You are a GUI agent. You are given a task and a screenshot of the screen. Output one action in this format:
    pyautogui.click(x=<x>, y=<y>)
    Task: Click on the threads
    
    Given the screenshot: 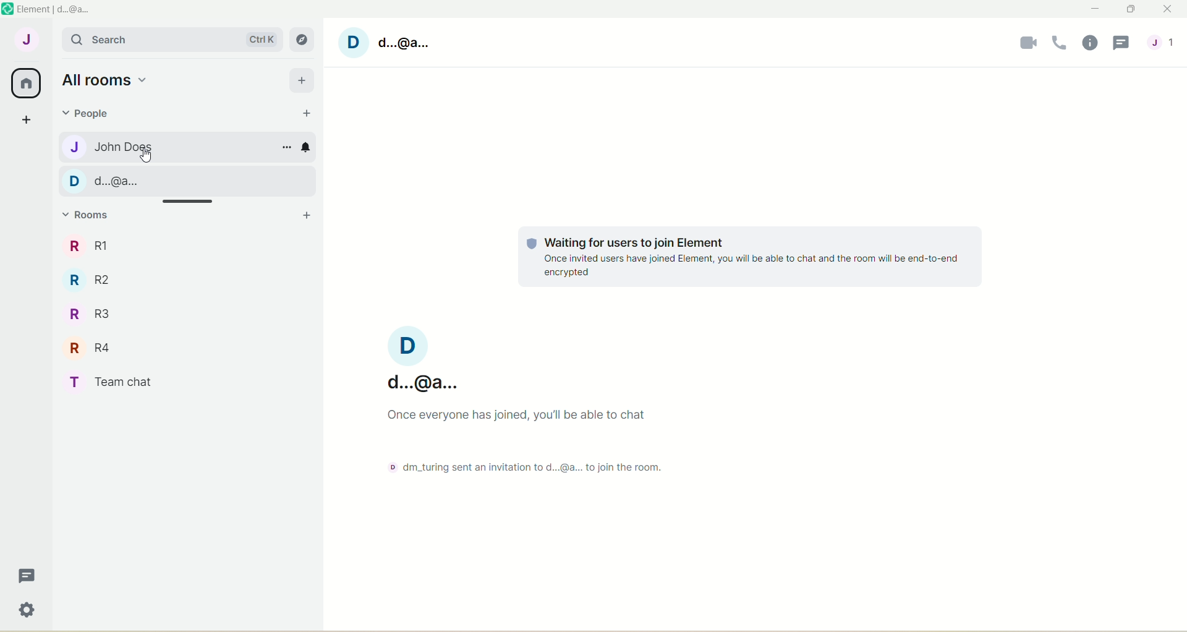 What is the action you would take?
    pyautogui.click(x=24, y=575)
    